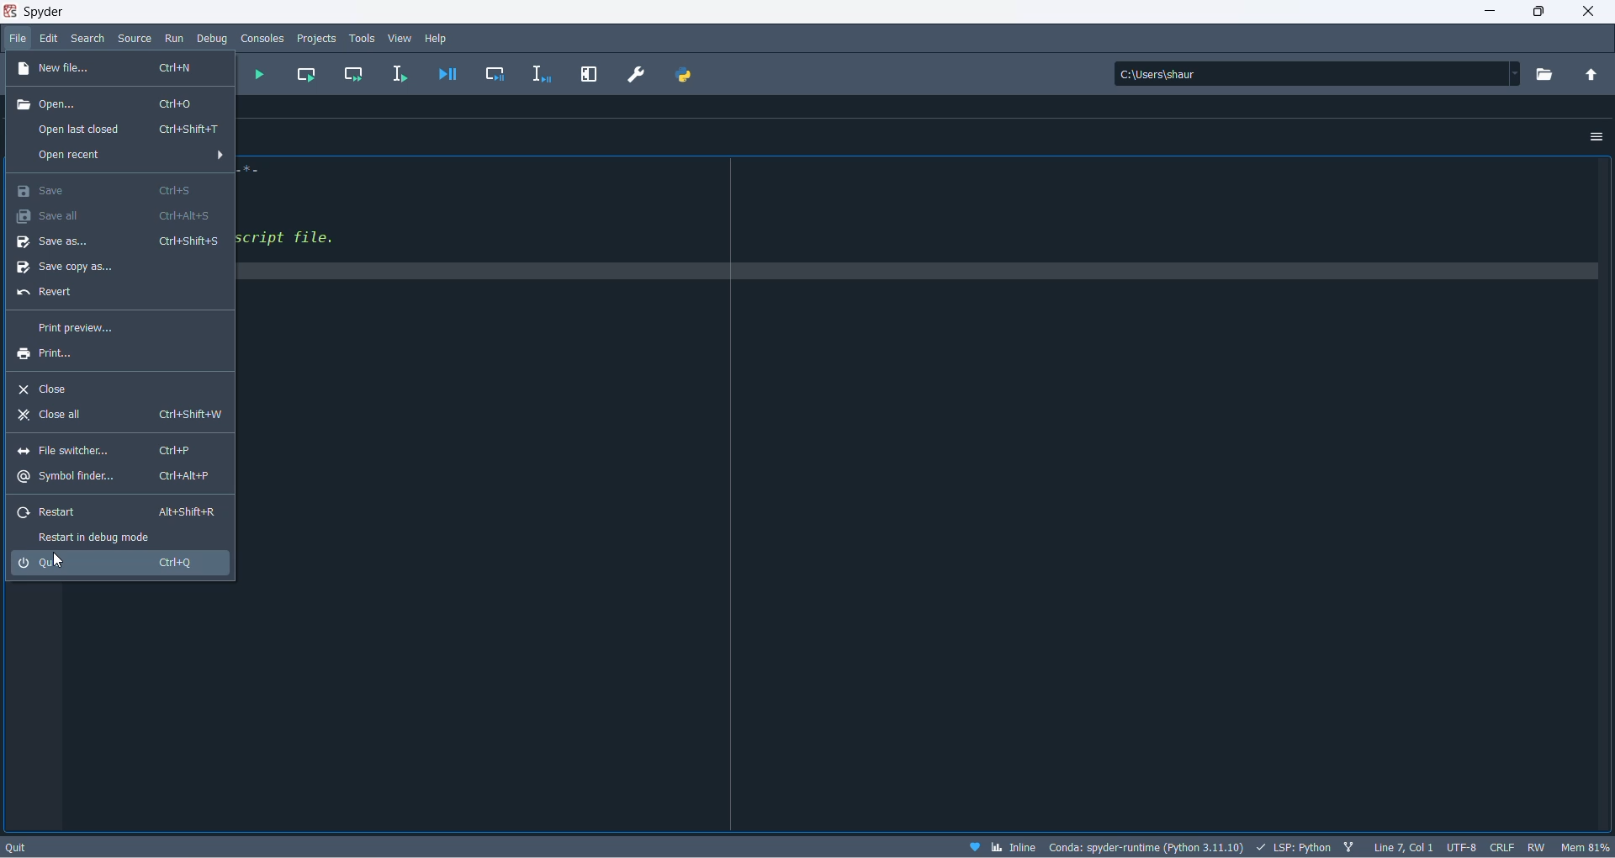 Image resolution: width=1615 pixels, height=858 pixels. Describe the element at coordinates (967, 846) in the screenshot. I see `help spyder` at that location.